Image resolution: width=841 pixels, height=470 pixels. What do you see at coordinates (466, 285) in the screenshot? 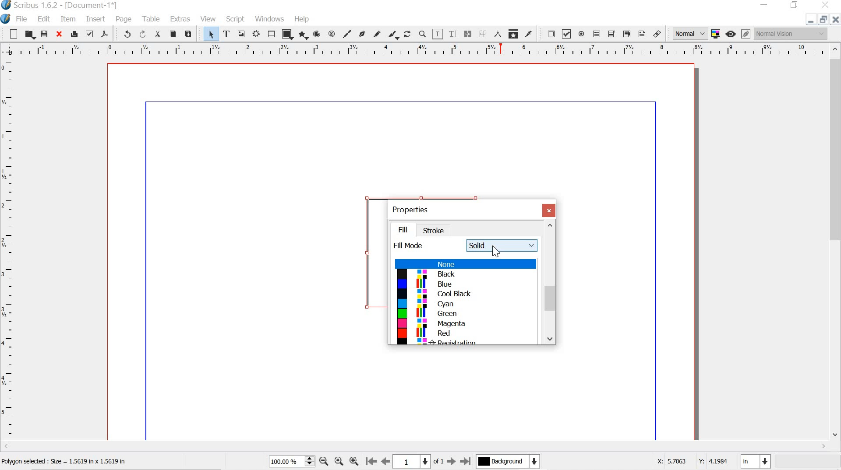
I see `blue` at bounding box center [466, 285].